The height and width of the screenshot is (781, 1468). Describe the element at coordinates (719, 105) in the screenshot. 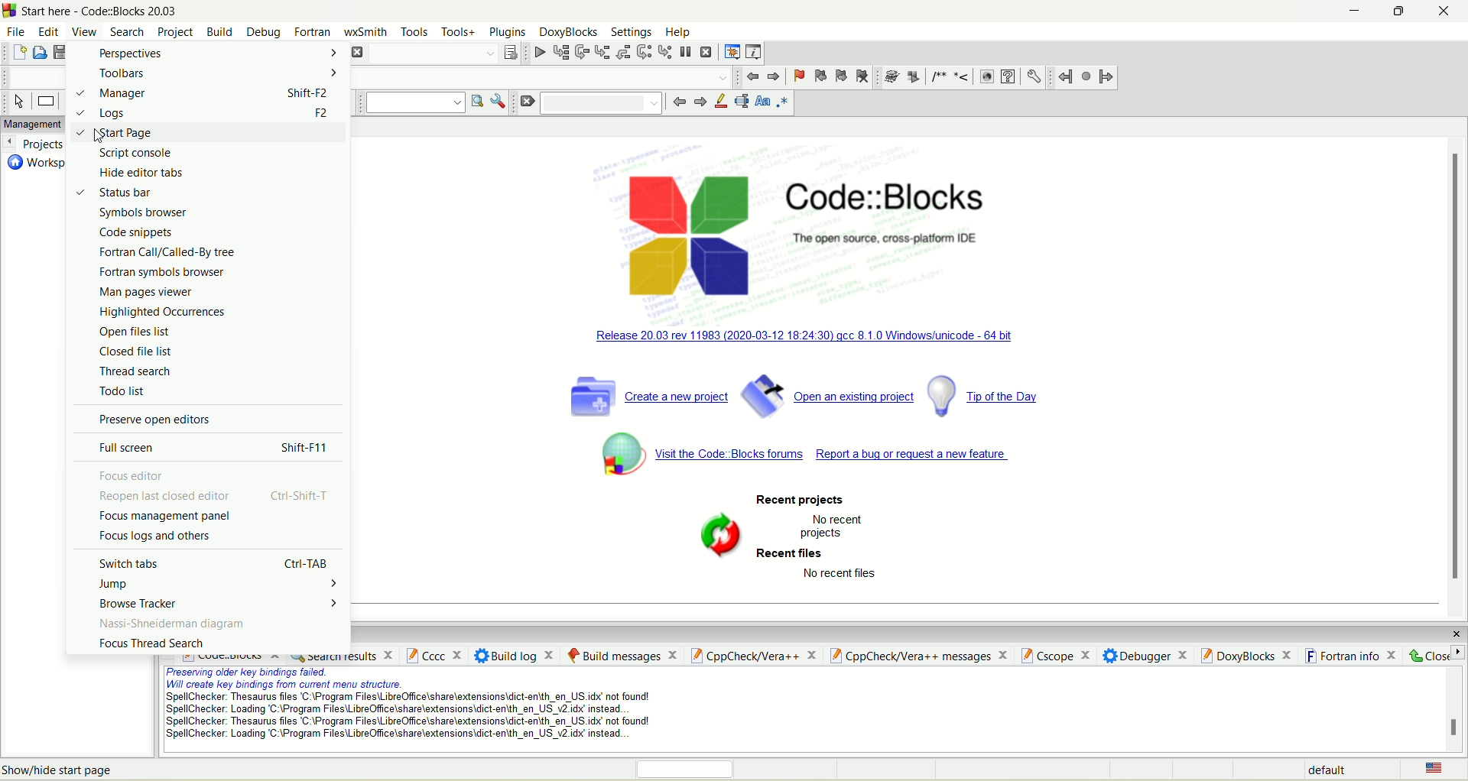

I see `highlight` at that location.